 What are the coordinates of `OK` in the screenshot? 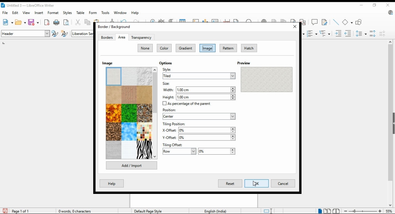 It's located at (257, 184).